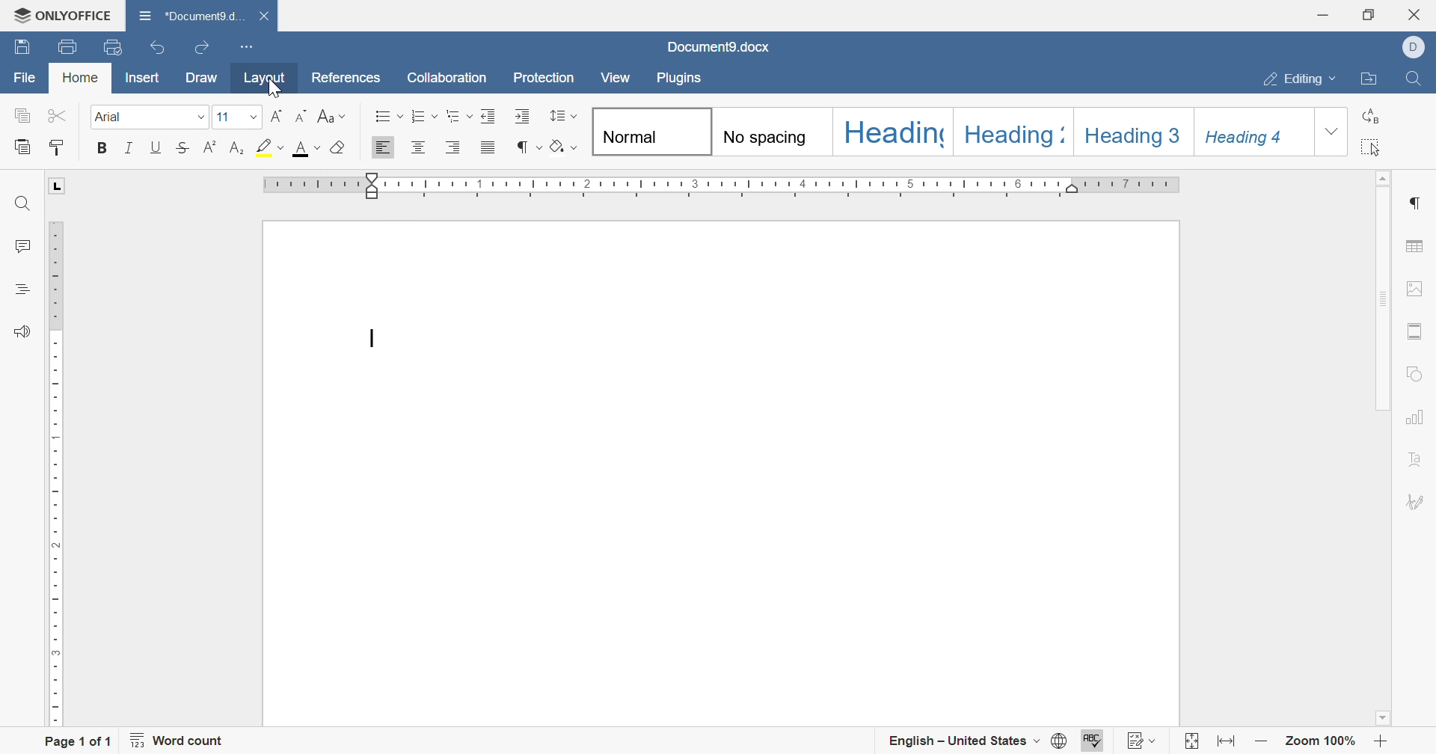  What do you see at coordinates (1367, 80) in the screenshot?
I see `open file location` at bounding box center [1367, 80].